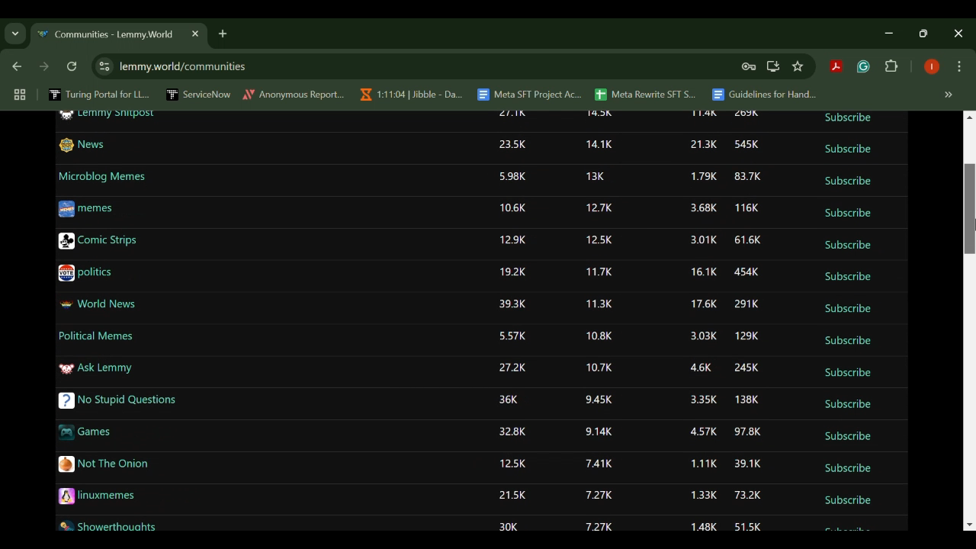 This screenshot has width=976, height=549. What do you see at coordinates (846, 404) in the screenshot?
I see `Subscribe` at bounding box center [846, 404].